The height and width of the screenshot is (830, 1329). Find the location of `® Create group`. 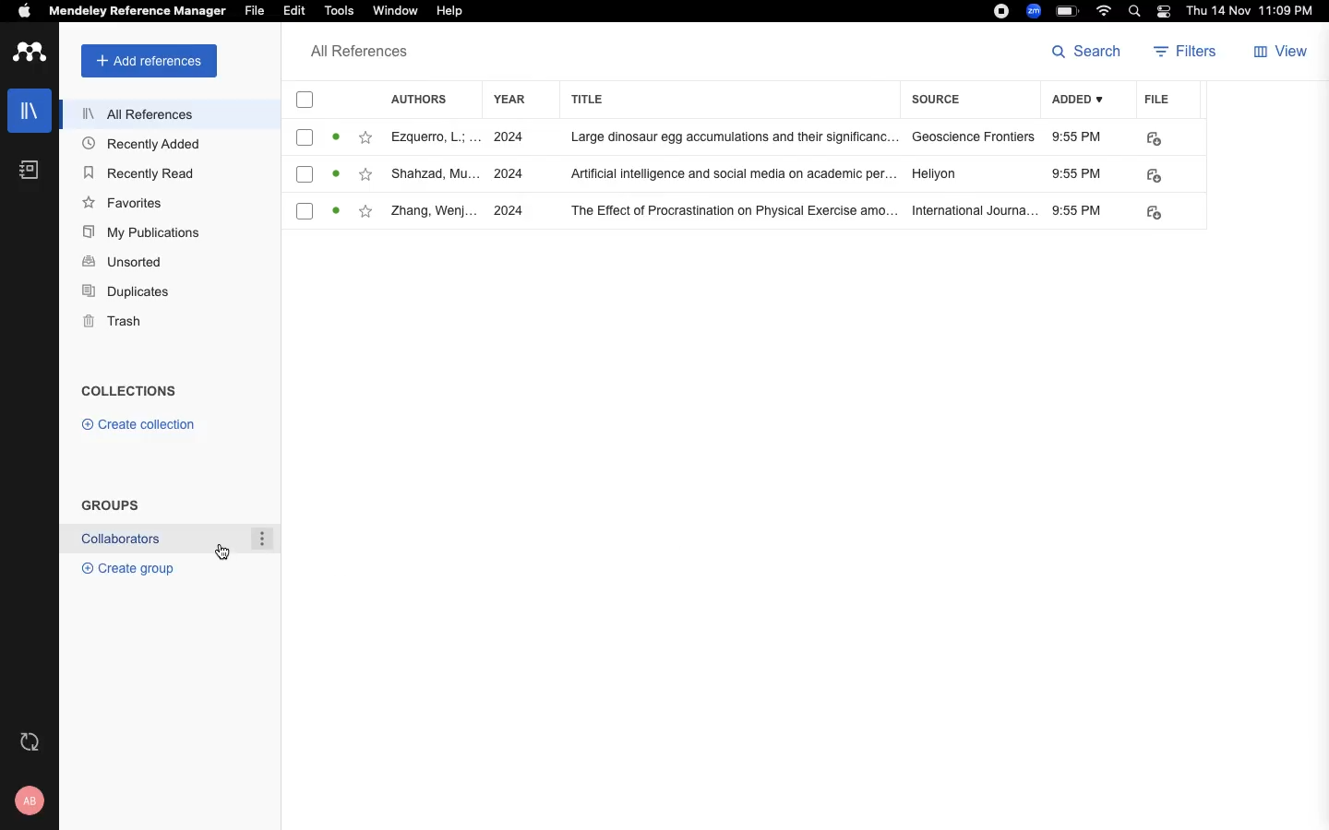

® Create group is located at coordinates (125, 567).